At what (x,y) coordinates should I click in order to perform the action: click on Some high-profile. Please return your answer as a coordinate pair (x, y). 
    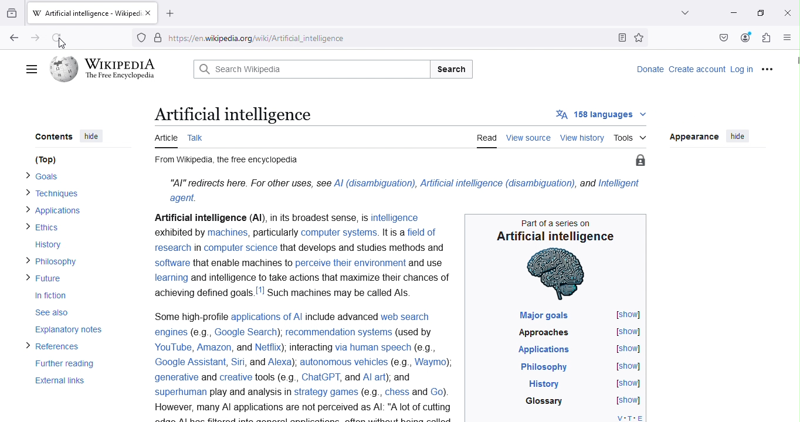
    Looking at the image, I should click on (186, 318).